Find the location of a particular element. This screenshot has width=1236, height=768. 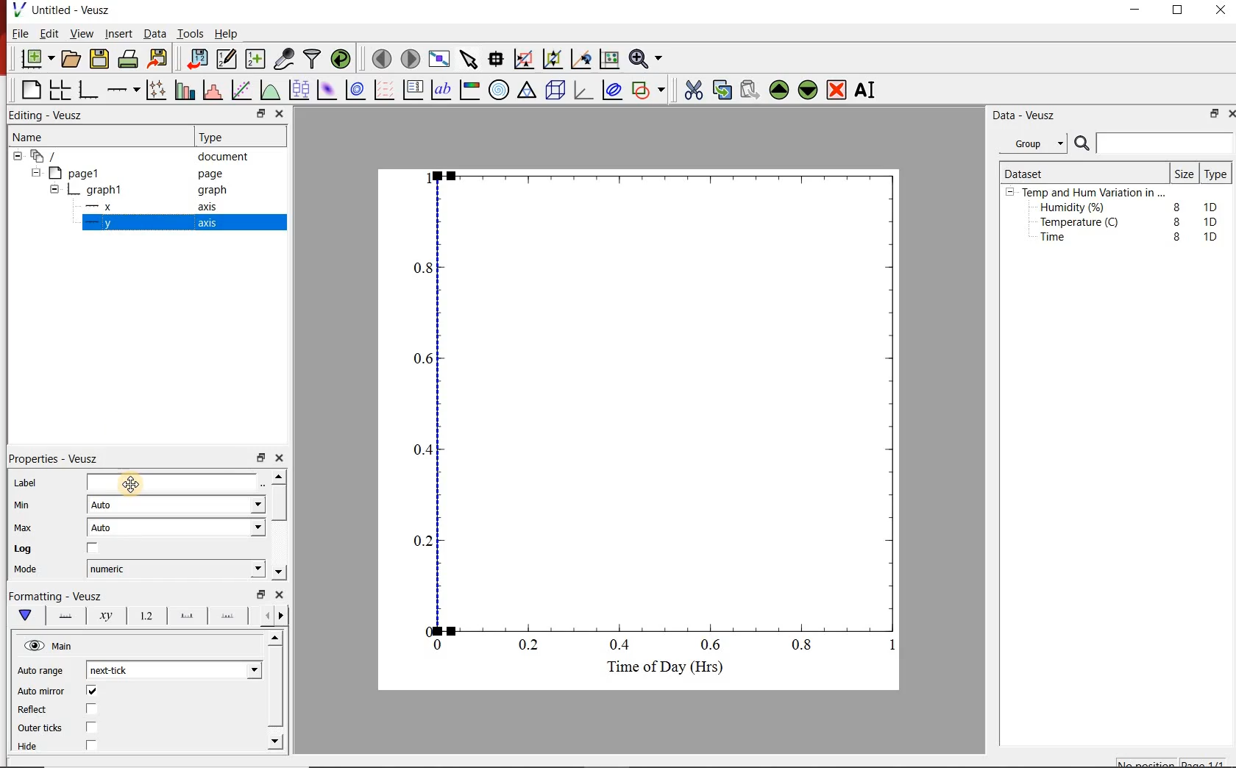

Untitled - Veusz is located at coordinates (65, 10).